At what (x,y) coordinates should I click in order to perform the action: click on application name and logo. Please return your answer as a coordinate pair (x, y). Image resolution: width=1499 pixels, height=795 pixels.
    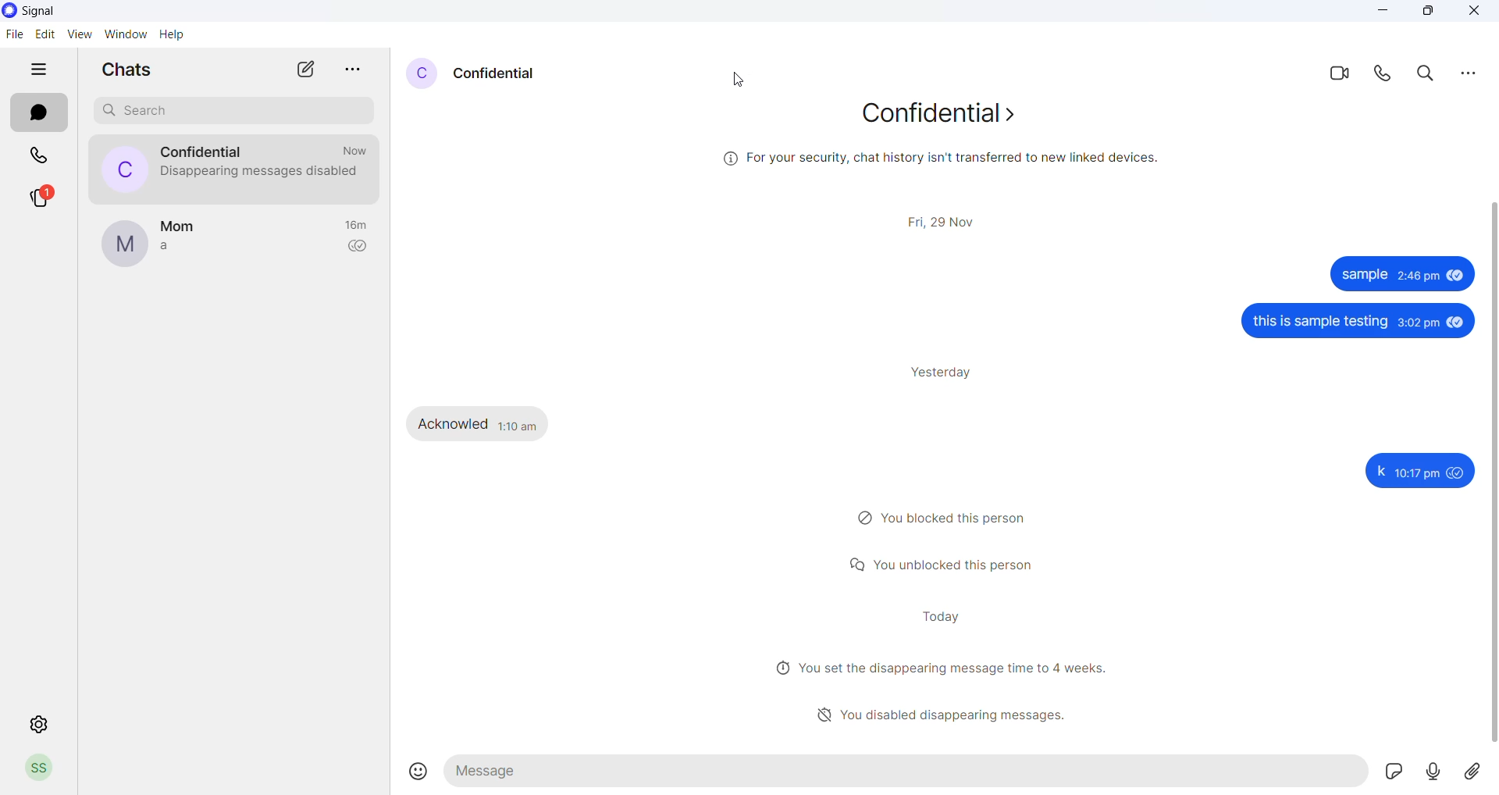
    Looking at the image, I should click on (40, 12).